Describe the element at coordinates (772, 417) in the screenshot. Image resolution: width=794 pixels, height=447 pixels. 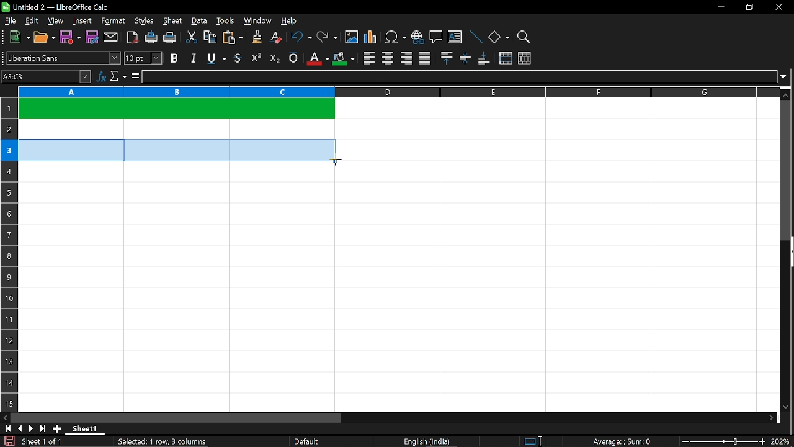
I see `move right` at that location.